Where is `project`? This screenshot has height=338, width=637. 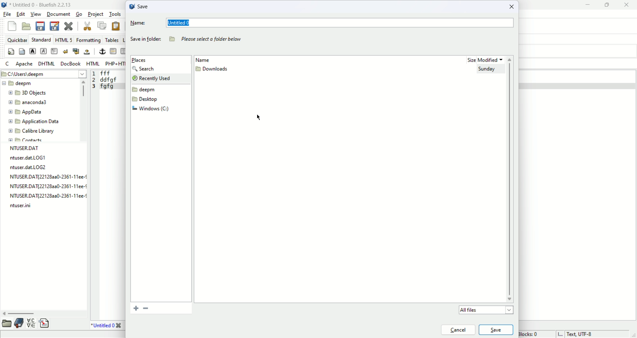 project is located at coordinates (95, 14).